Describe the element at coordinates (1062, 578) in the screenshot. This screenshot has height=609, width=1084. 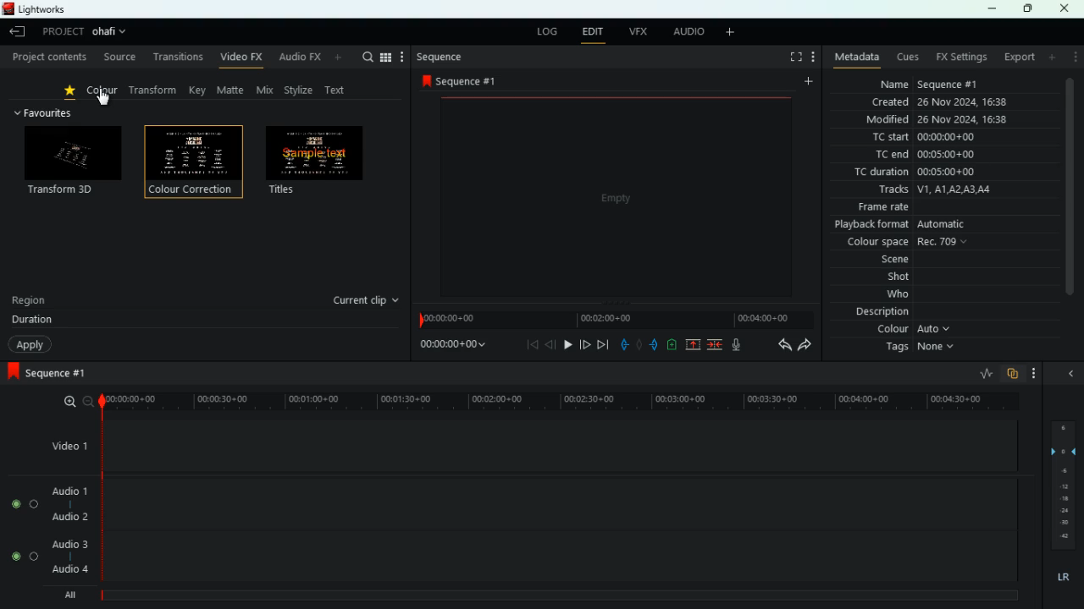
I see `LR` at that location.